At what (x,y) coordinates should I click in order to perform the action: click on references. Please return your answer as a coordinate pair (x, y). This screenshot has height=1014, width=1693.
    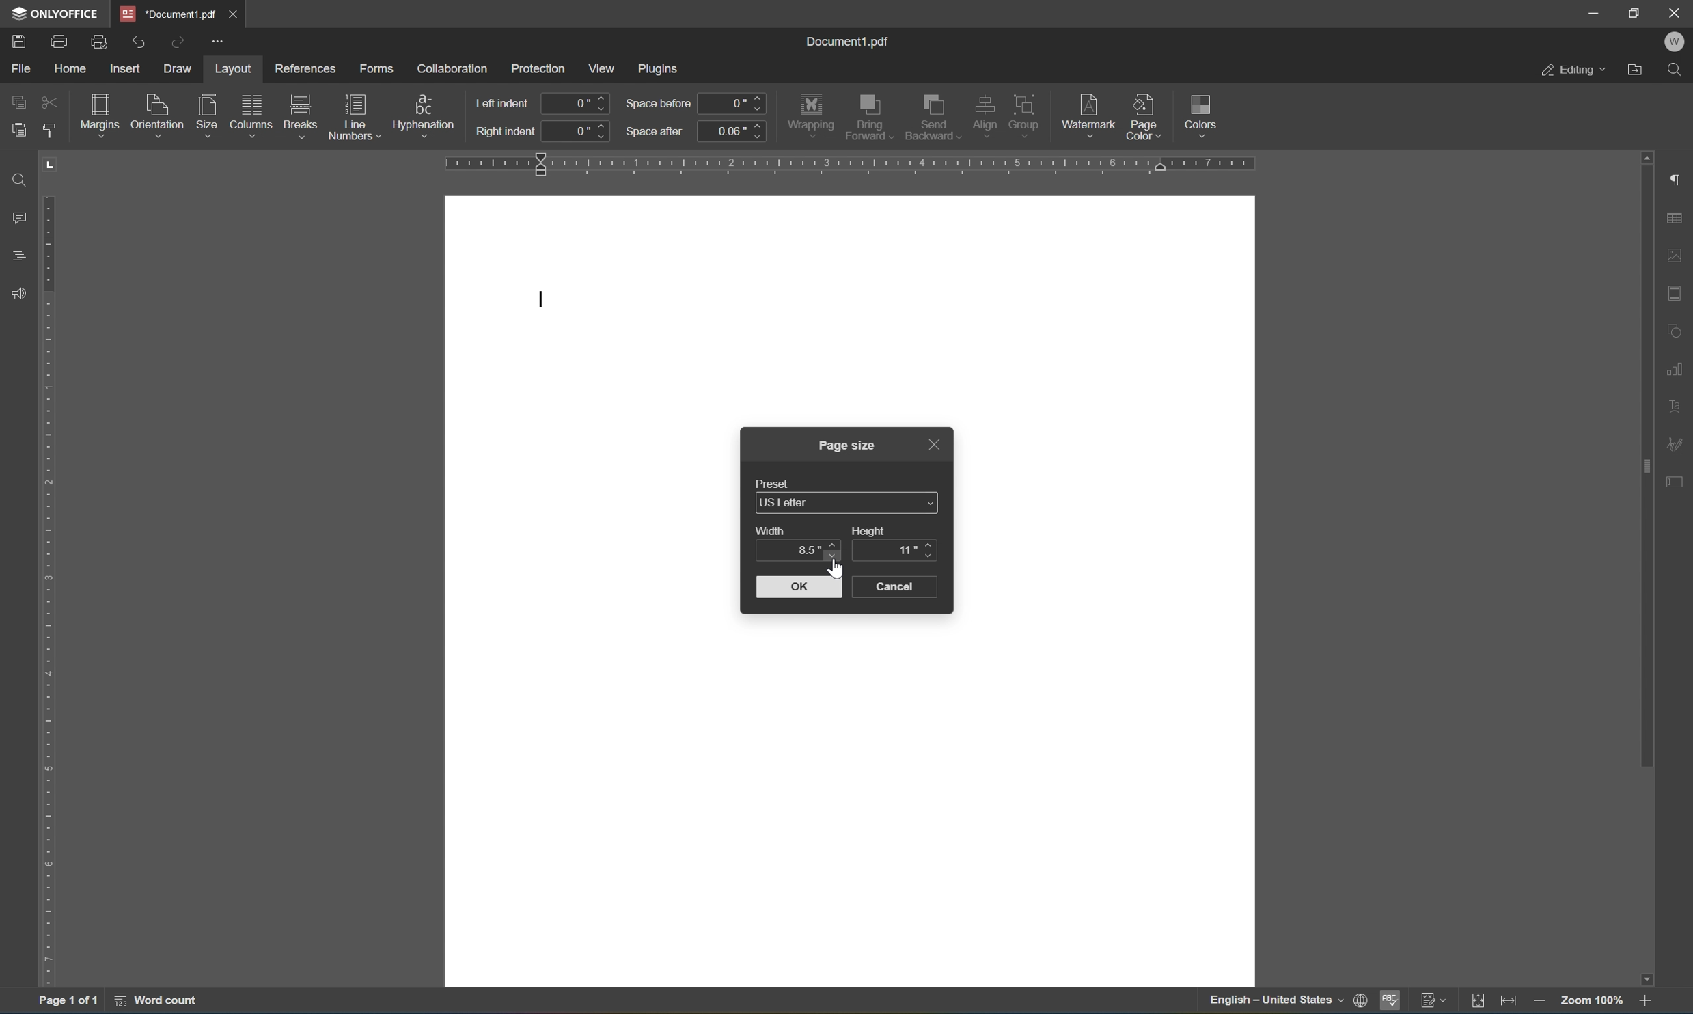
    Looking at the image, I should click on (306, 70).